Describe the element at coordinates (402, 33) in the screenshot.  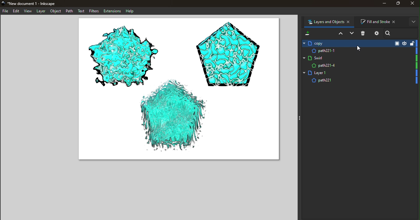
I see `Search bar` at that location.